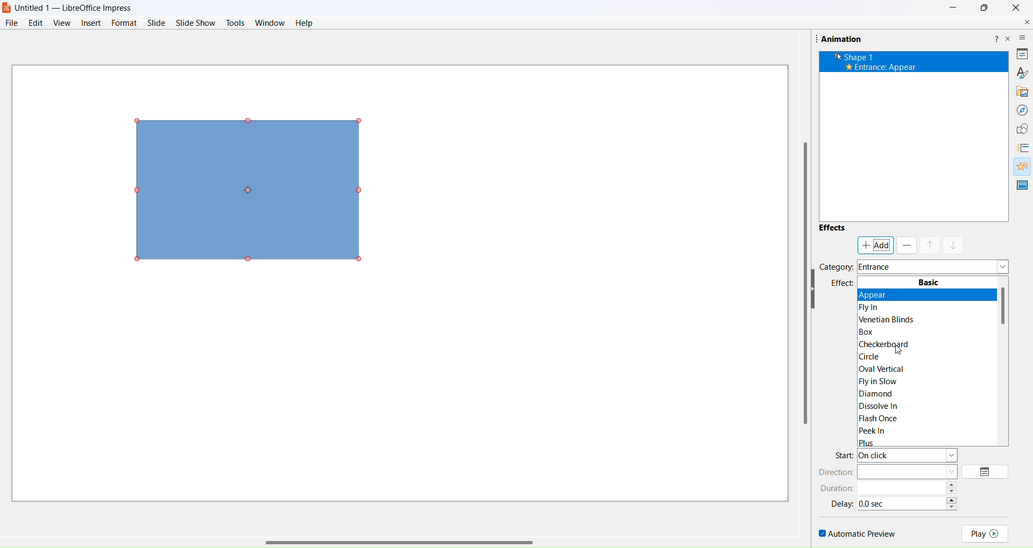 Image resolution: width=1033 pixels, height=548 pixels. I want to click on mask up, so click(929, 244).